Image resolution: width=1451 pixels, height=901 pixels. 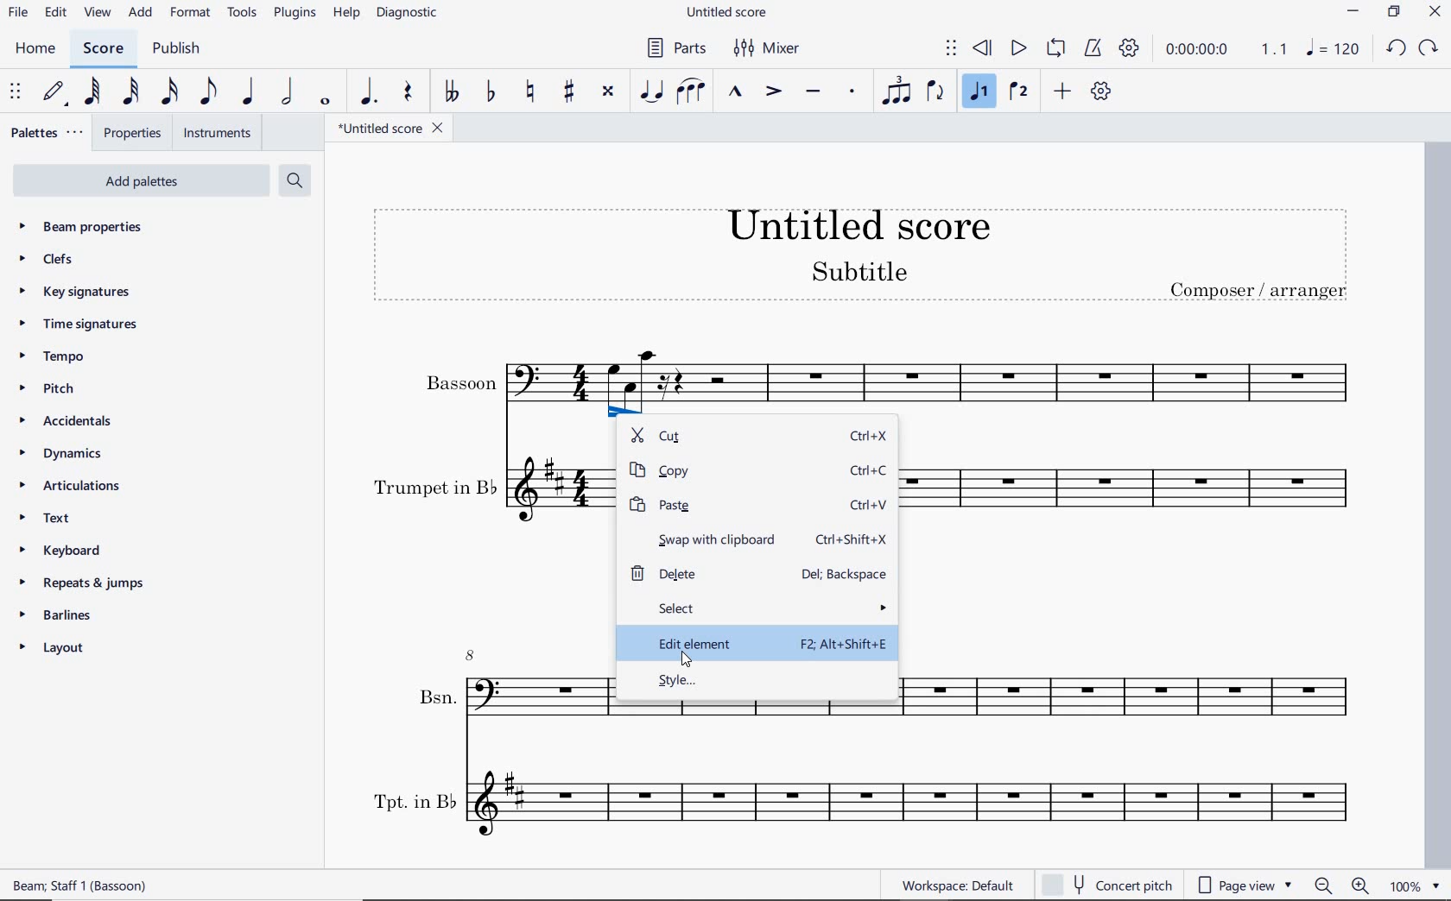 What do you see at coordinates (867, 252) in the screenshot?
I see `title` at bounding box center [867, 252].